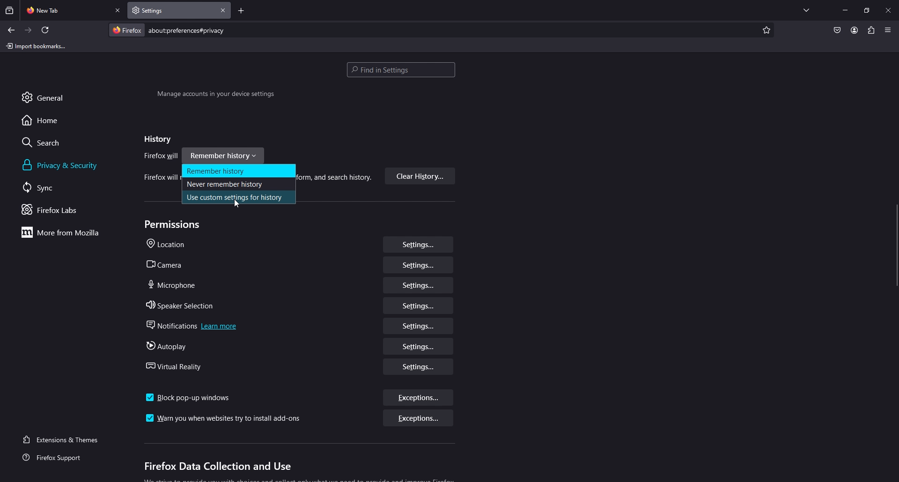  I want to click on sync, so click(49, 187).